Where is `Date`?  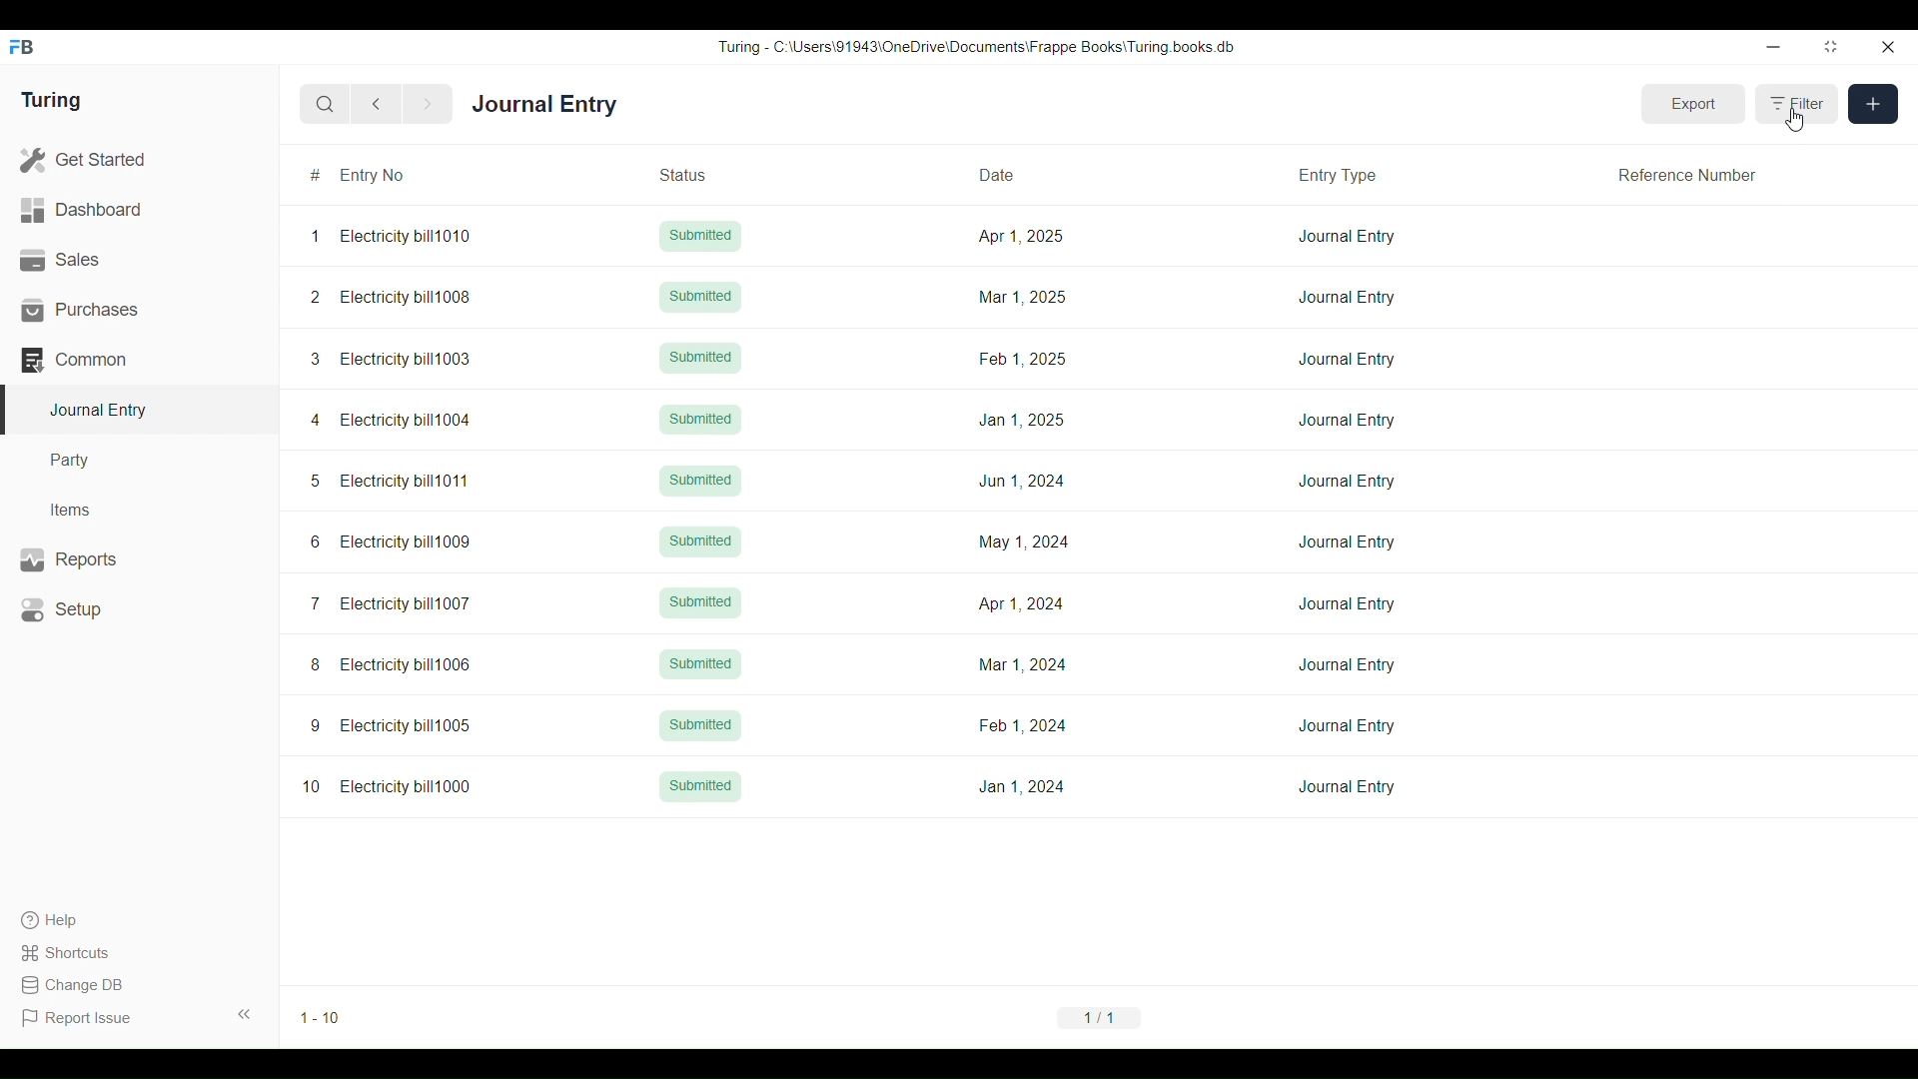
Date is located at coordinates (1021, 173).